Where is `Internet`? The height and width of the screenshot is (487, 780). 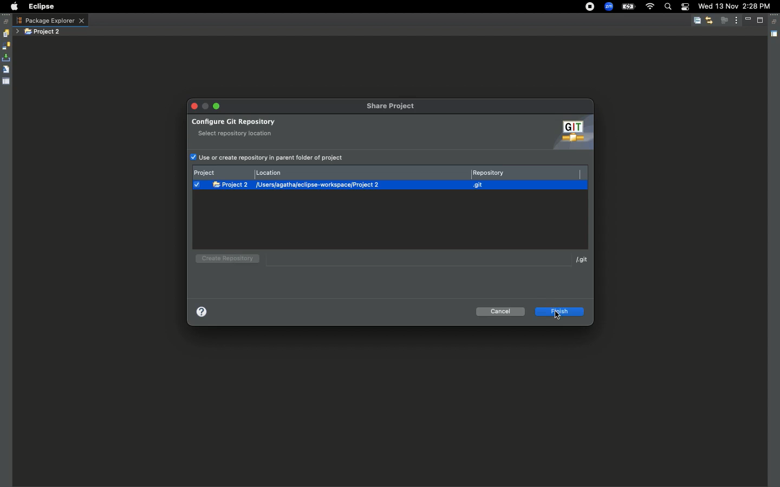 Internet is located at coordinates (649, 7).